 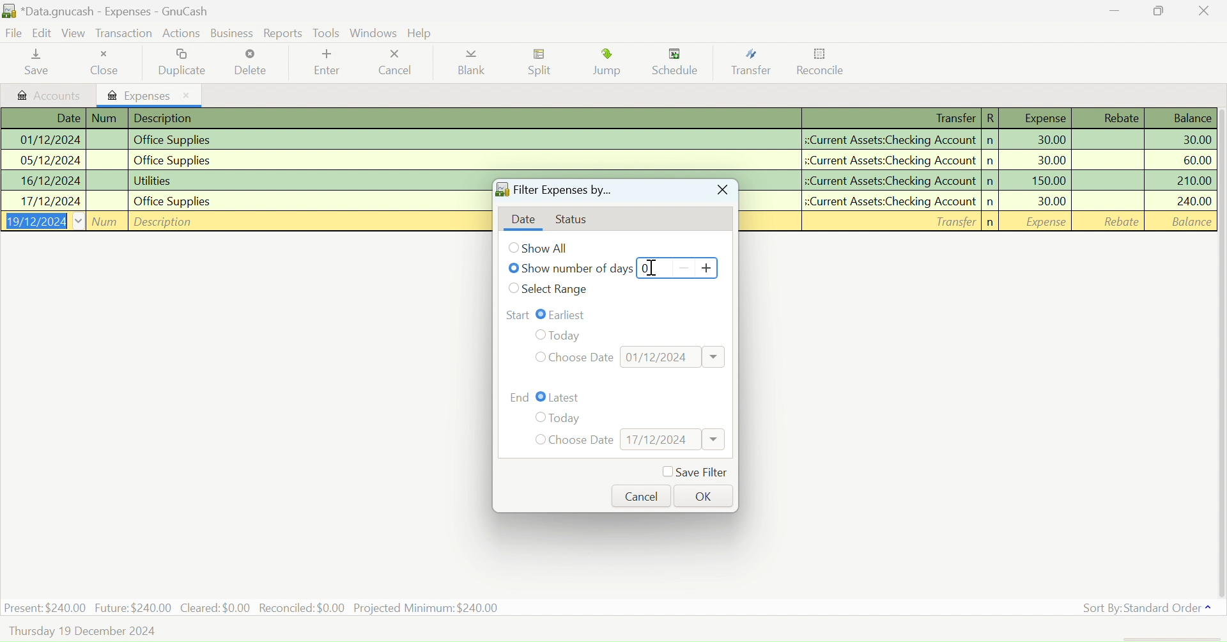 What do you see at coordinates (538, 439) in the screenshot?
I see `Checkbox` at bounding box center [538, 439].